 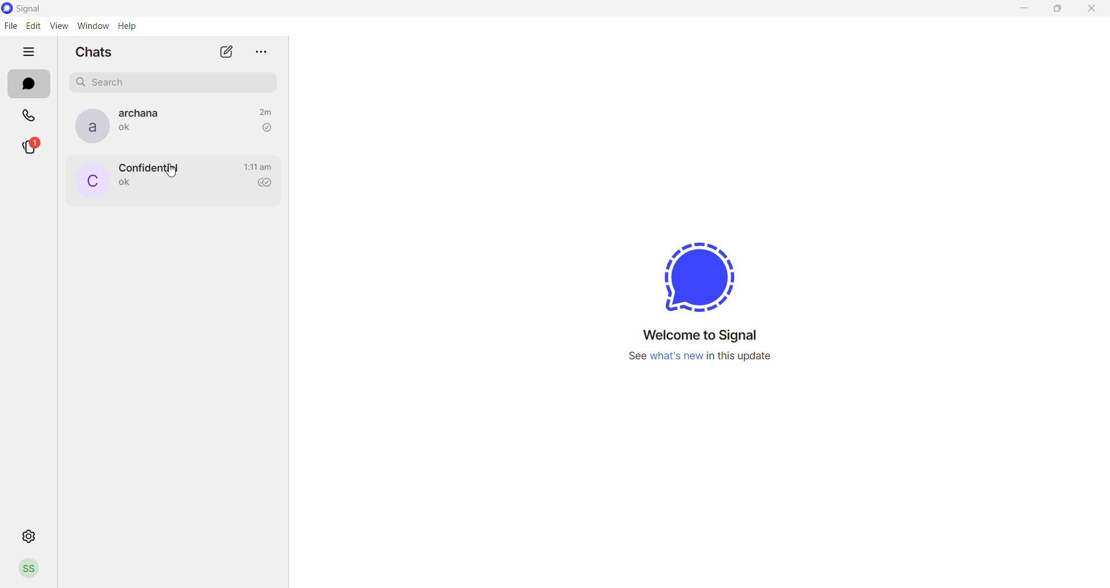 I want to click on calls, so click(x=31, y=114).